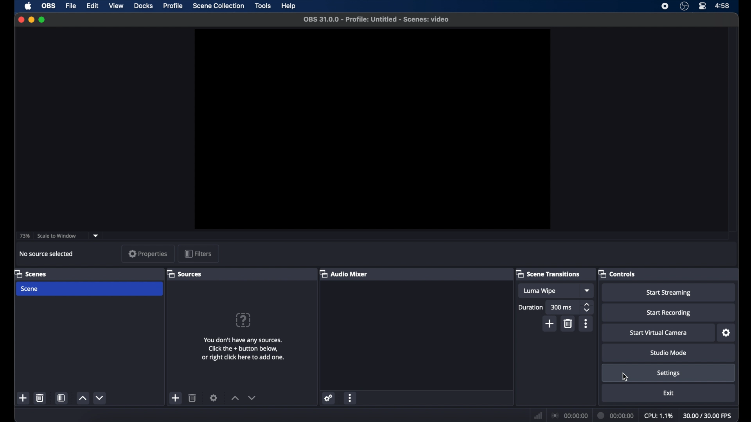 Image resolution: width=751 pixels, height=422 pixels. I want to click on 4:58, so click(722, 6).